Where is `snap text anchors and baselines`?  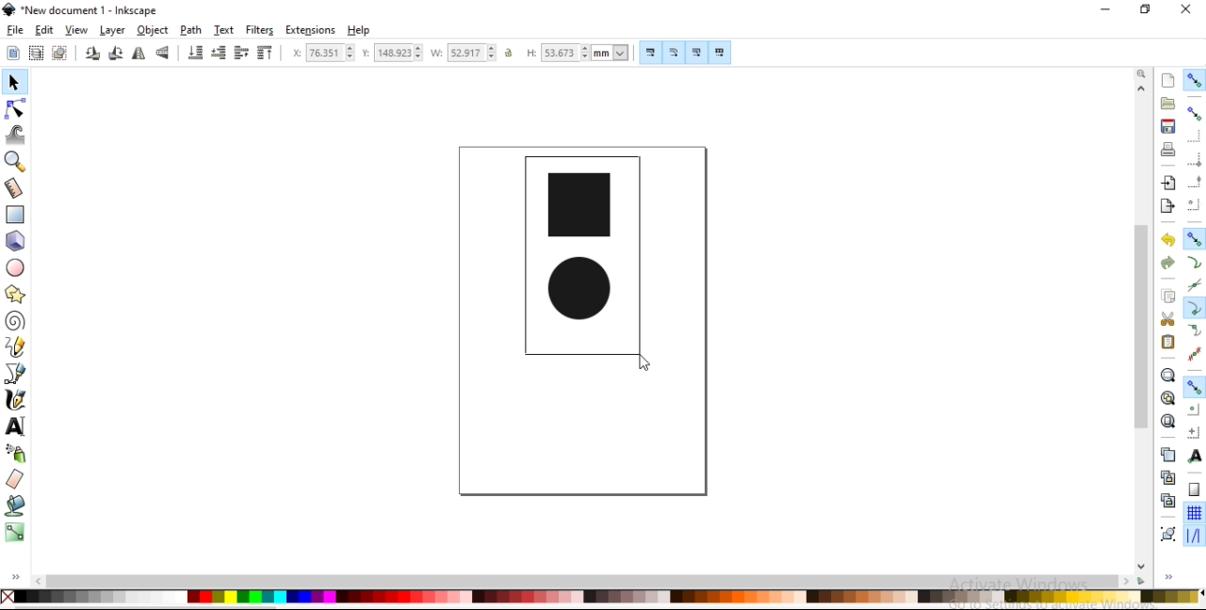
snap text anchors and baselines is located at coordinates (1195, 455).